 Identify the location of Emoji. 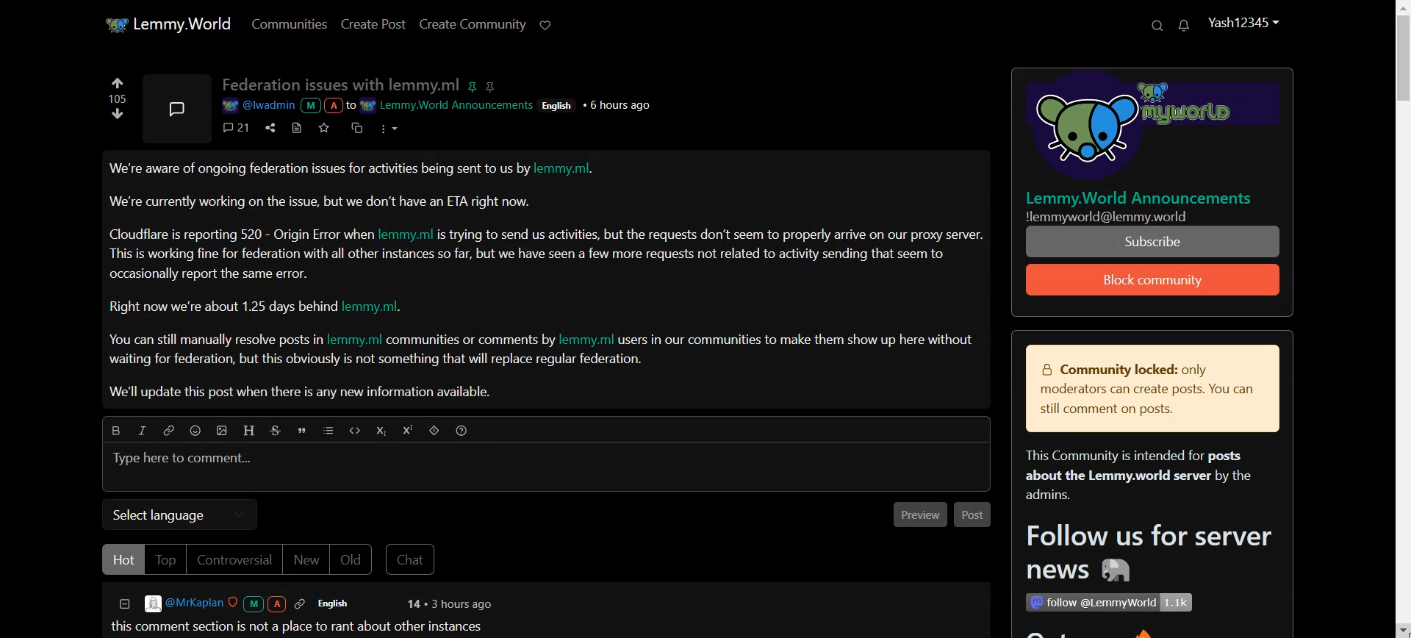
(195, 430).